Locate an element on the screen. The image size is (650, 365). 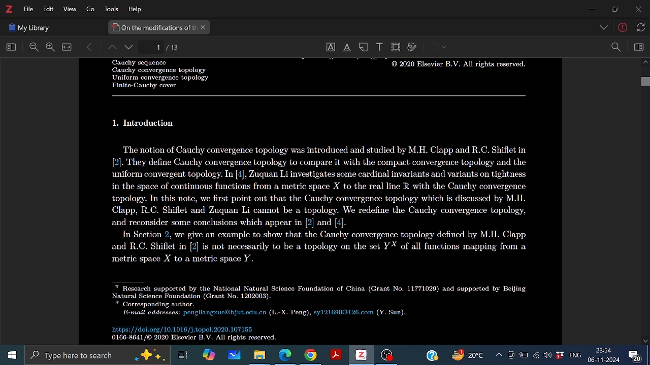
Restore down is located at coordinates (613, 9).